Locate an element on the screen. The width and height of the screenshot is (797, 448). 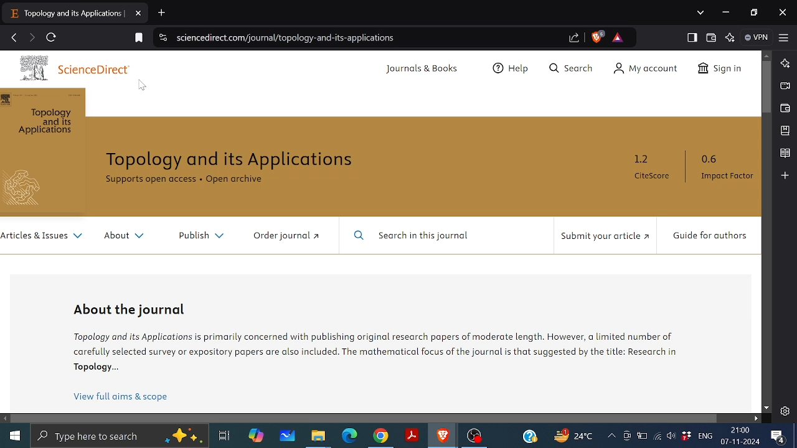
Time and date is located at coordinates (741, 437).